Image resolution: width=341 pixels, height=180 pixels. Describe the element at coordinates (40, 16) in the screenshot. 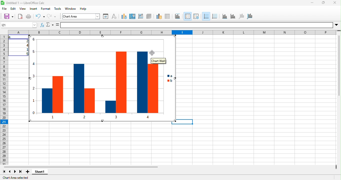

I see `undo` at that location.